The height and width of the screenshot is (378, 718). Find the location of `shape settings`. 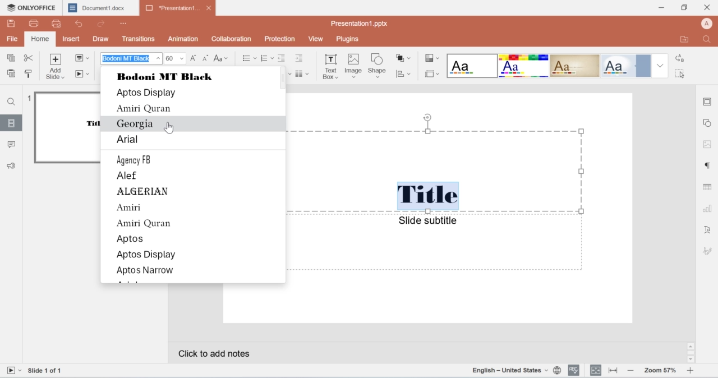

shape settings is located at coordinates (709, 123).